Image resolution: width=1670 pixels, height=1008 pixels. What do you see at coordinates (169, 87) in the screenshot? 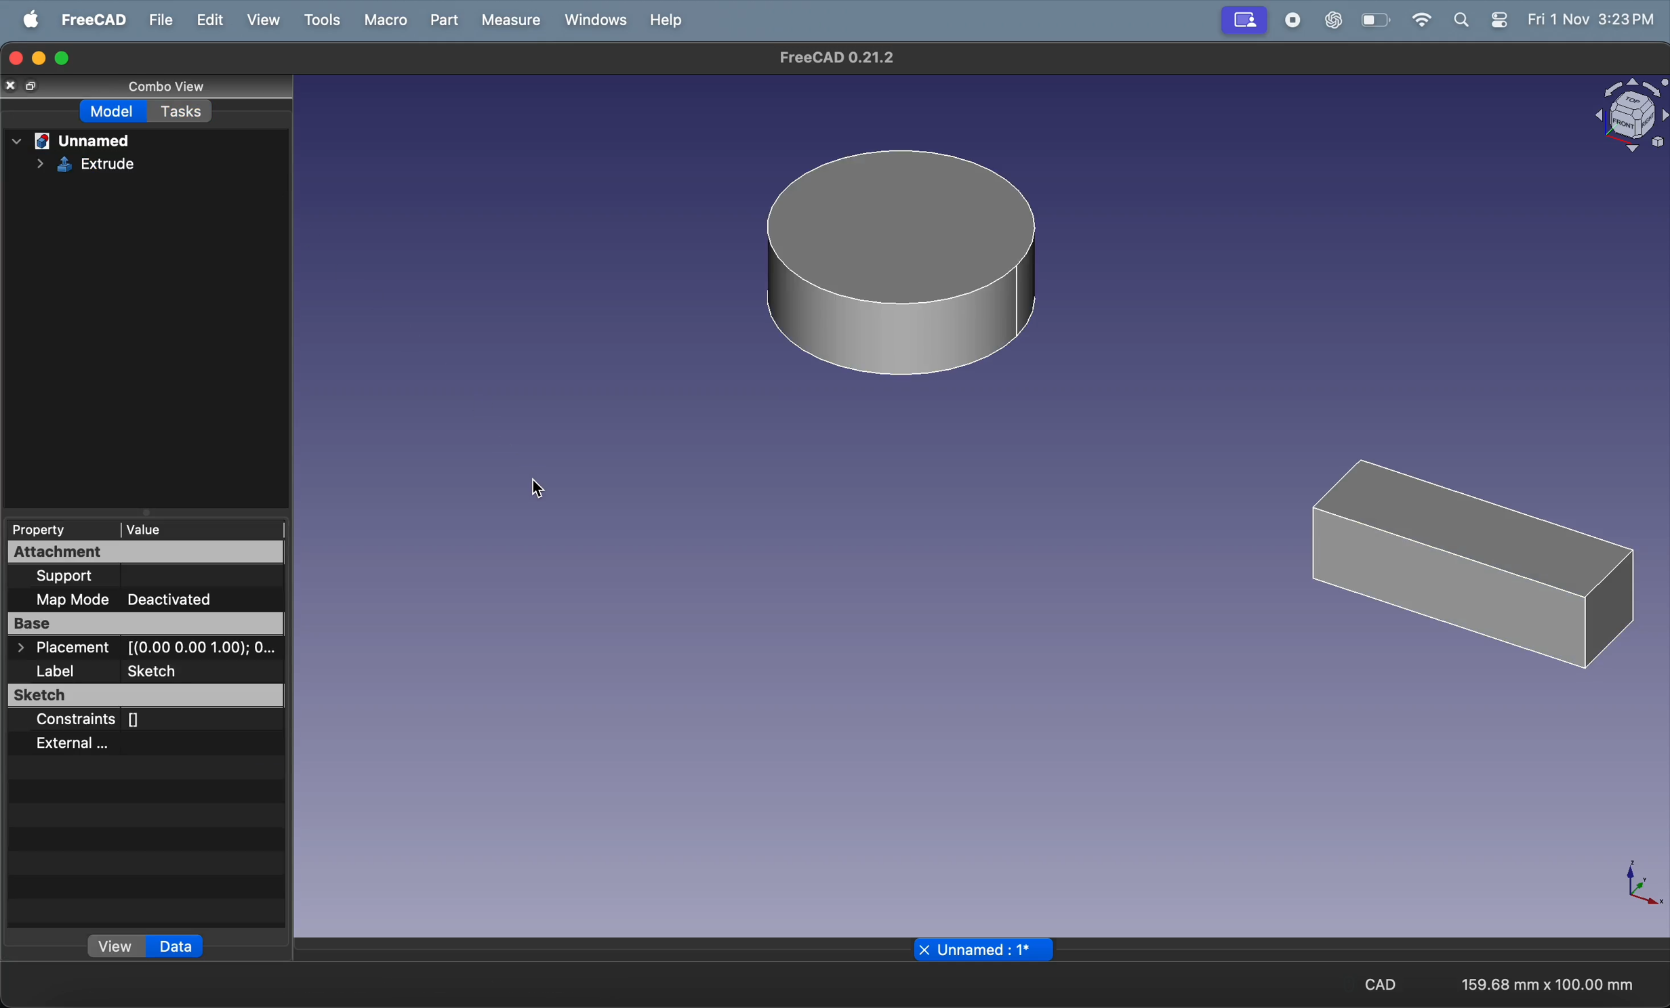
I see `Combo View` at bounding box center [169, 87].